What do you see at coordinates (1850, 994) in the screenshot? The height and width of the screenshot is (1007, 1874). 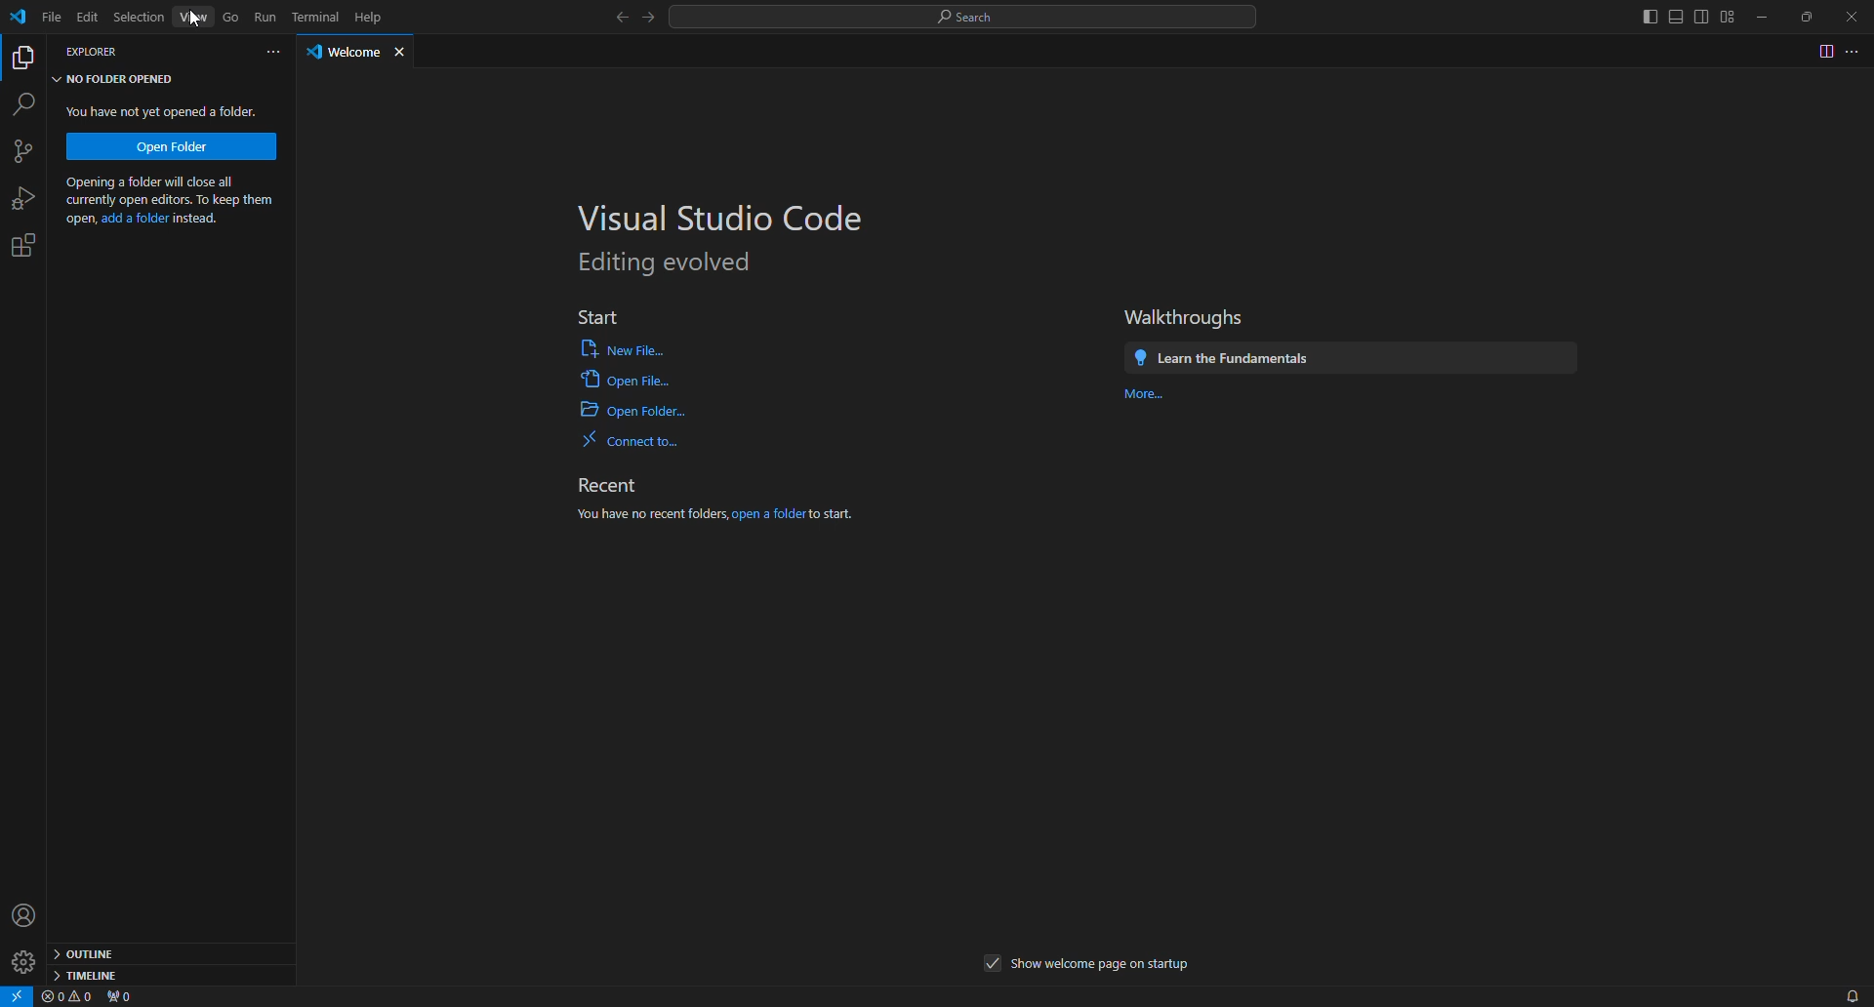 I see `notifications` at bounding box center [1850, 994].